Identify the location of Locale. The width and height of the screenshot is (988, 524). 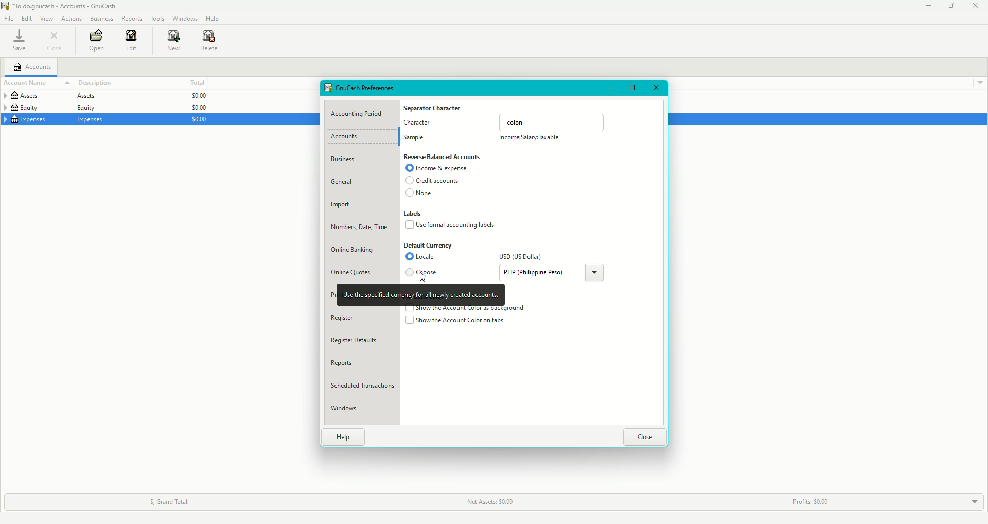
(423, 257).